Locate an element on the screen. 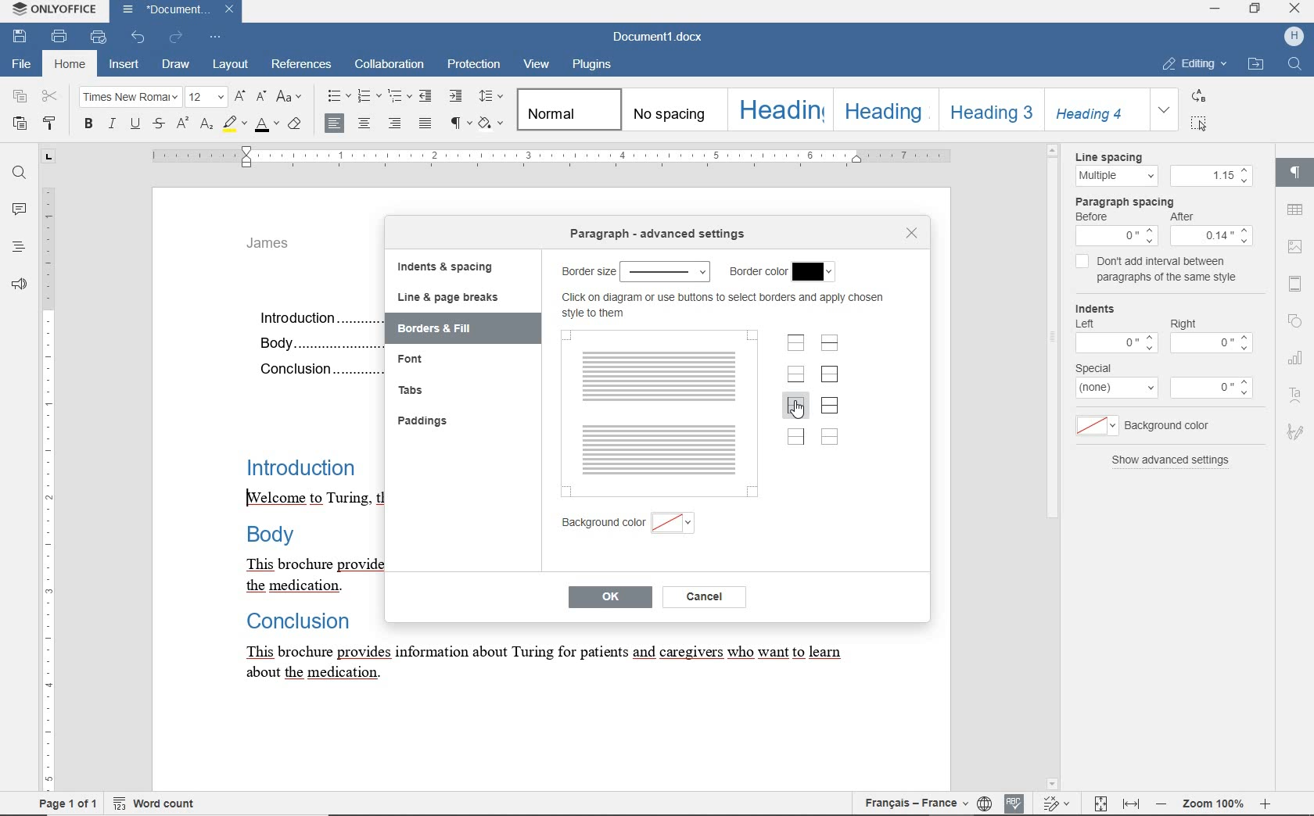 The image size is (1314, 816). After is located at coordinates (1191, 217).